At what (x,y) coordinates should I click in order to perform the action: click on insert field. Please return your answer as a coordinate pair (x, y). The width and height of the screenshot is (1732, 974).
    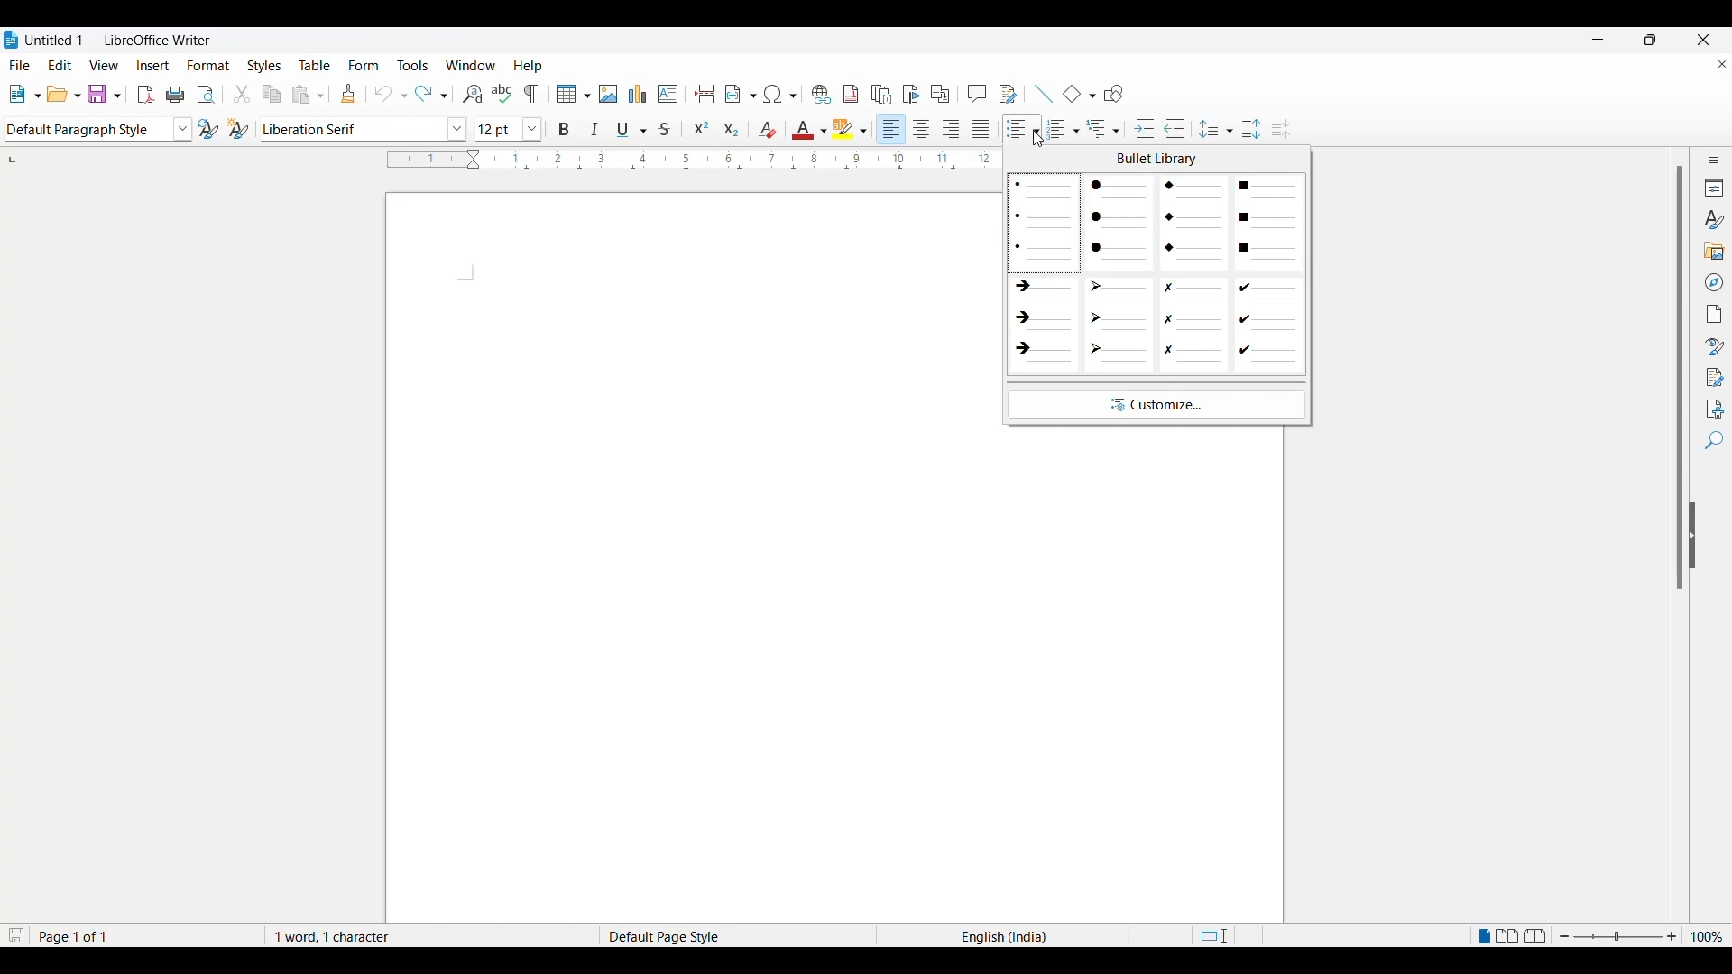
    Looking at the image, I should click on (739, 93).